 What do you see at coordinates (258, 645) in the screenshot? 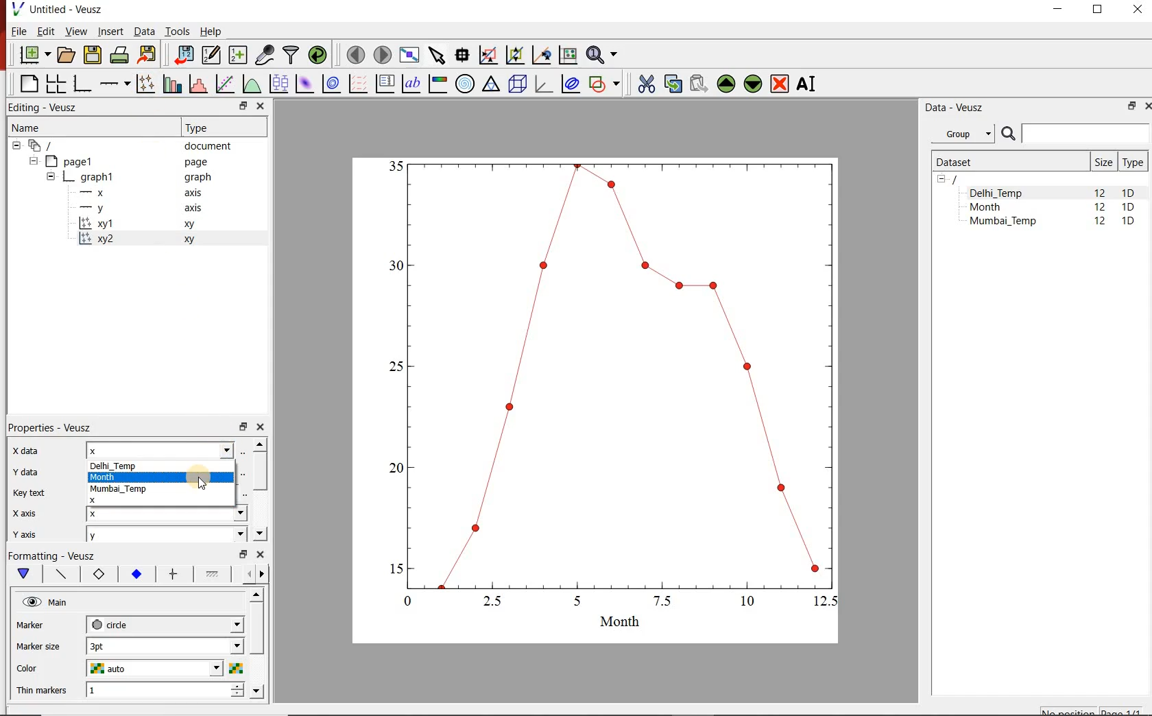
I see `scrollbar` at bounding box center [258, 645].